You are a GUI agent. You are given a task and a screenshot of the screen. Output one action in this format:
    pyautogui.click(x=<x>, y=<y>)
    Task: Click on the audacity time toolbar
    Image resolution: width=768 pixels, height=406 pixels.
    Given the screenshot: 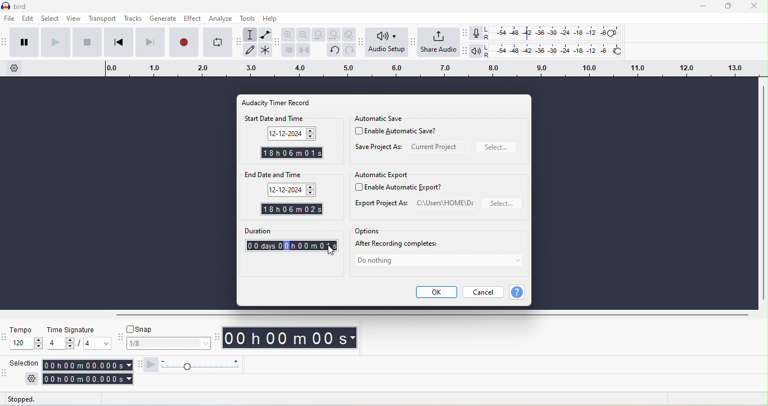 What is the action you would take?
    pyautogui.click(x=218, y=337)
    